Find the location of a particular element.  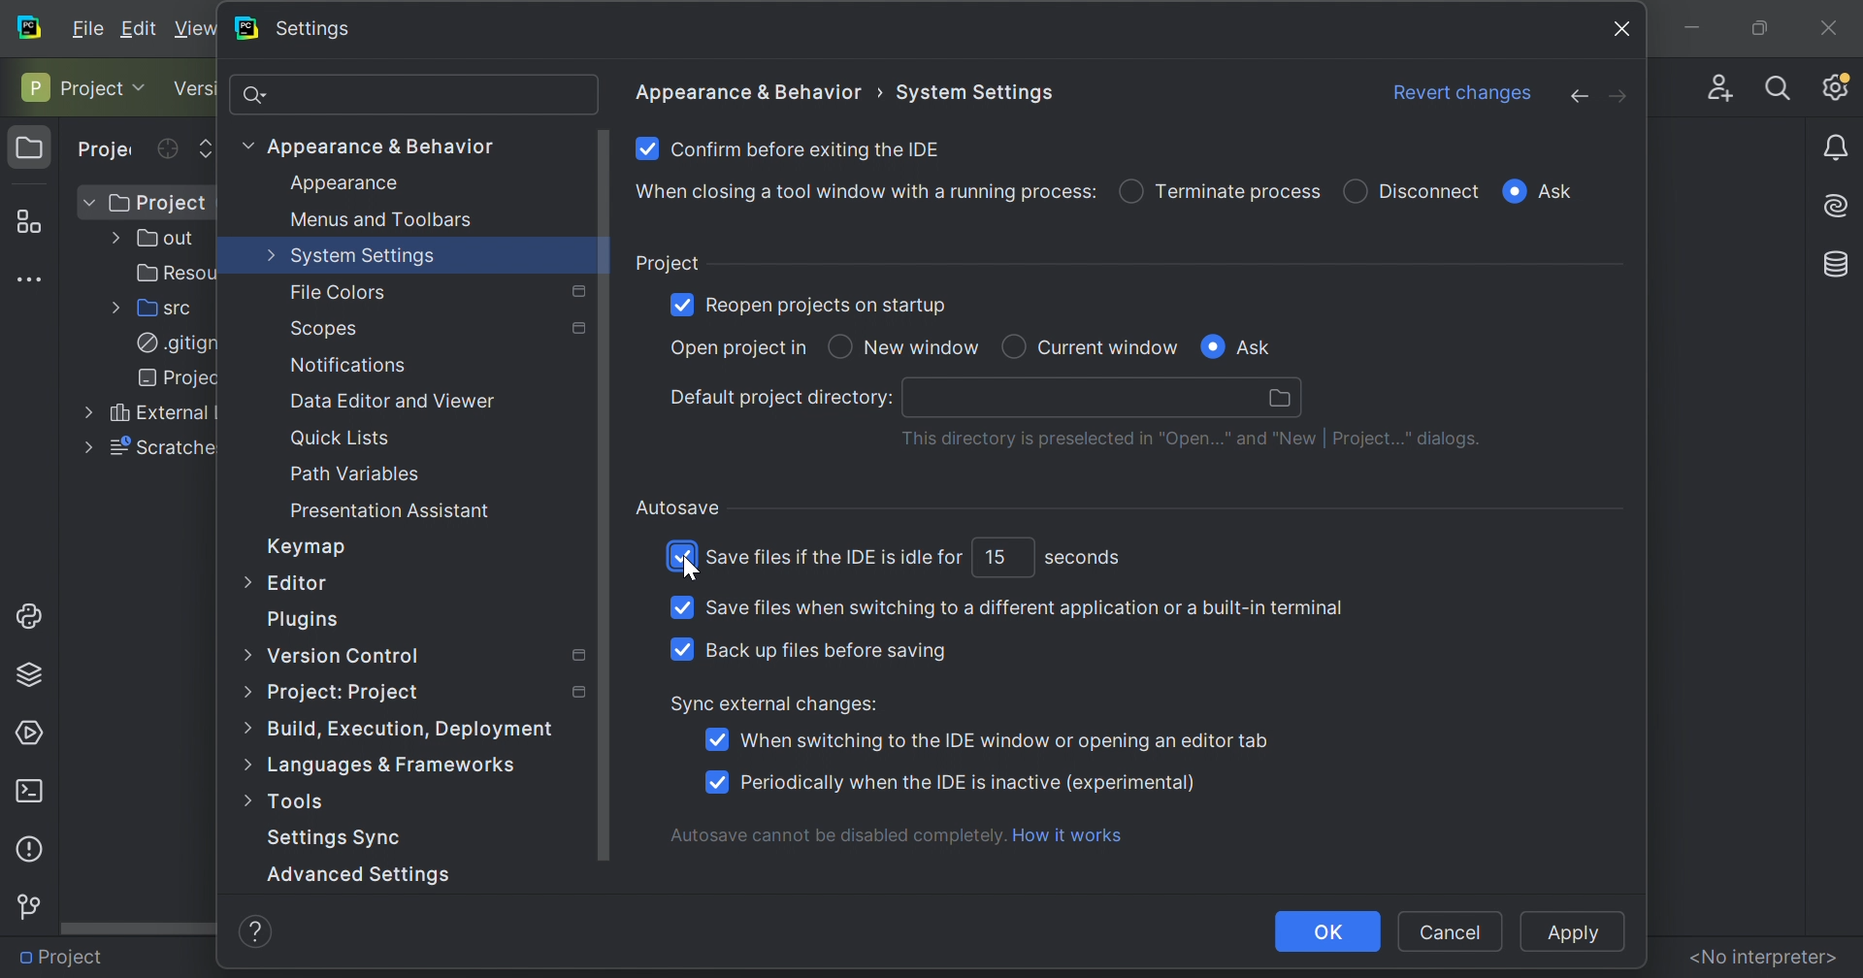

Sync external changes: is located at coordinates (777, 705).